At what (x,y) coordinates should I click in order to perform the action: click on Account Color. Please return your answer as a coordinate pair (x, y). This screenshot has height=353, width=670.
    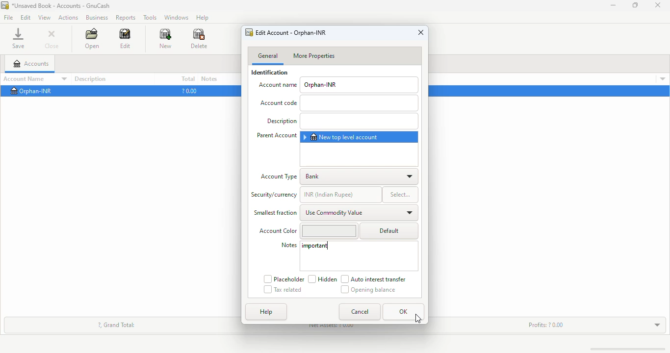
    Looking at the image, I should click on (277, 231).